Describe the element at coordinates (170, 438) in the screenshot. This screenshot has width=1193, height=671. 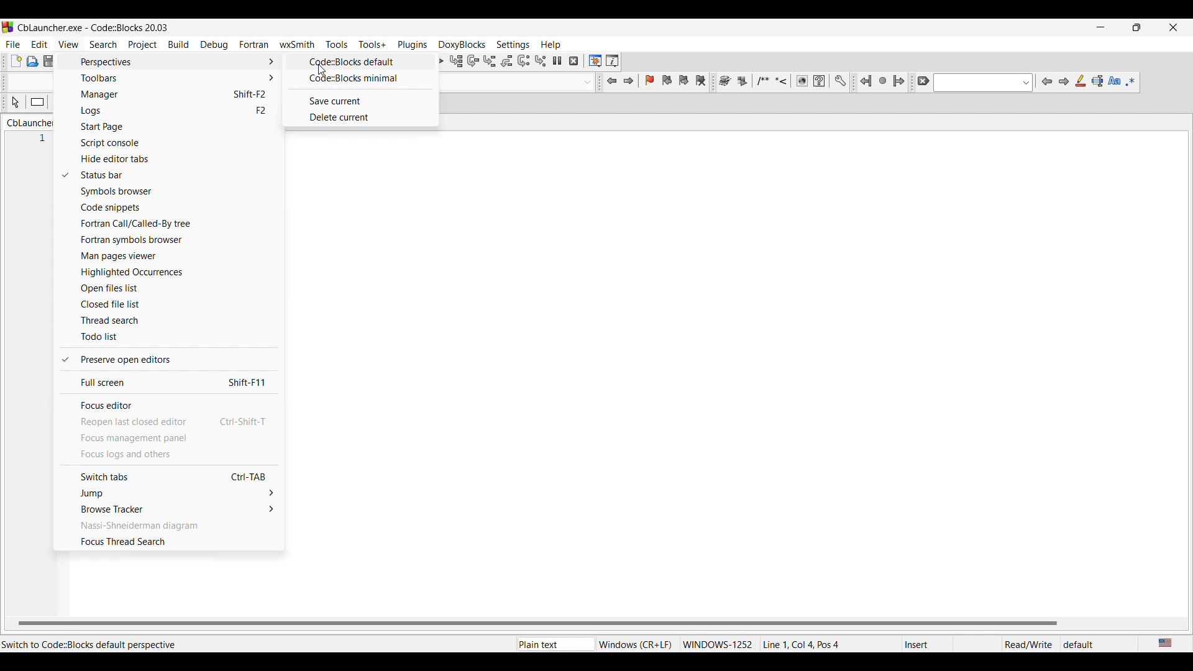
I see `Focus management panel` at that location.